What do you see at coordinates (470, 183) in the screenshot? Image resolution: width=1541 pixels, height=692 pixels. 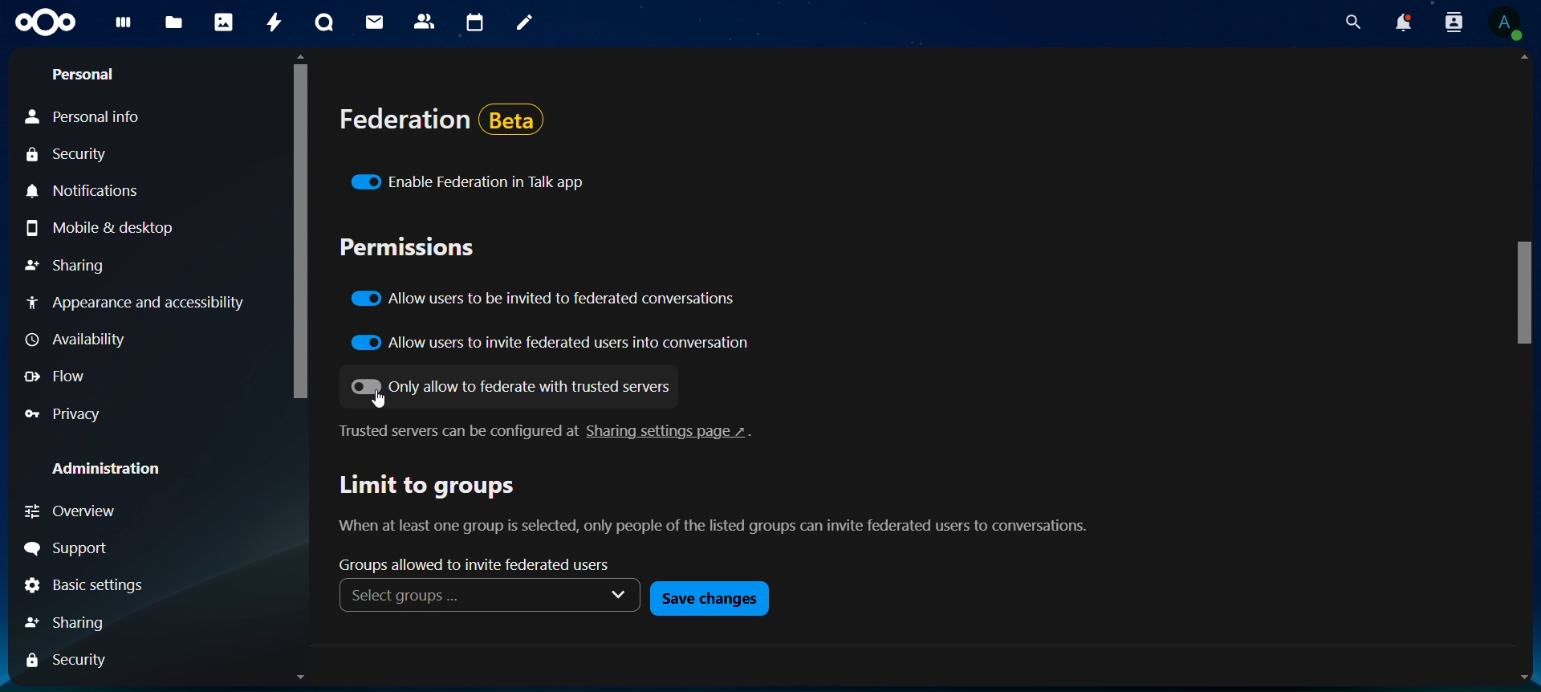 I see `enable federation in talk app` at bounding box center [470, 183].